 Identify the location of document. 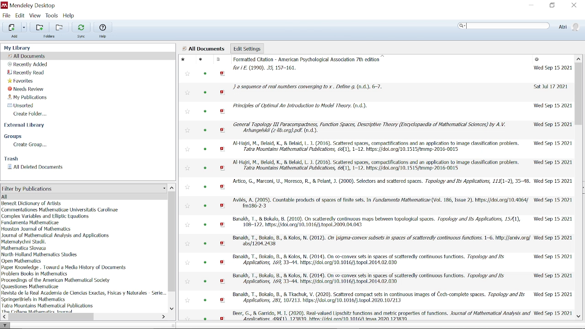
(218, 59).